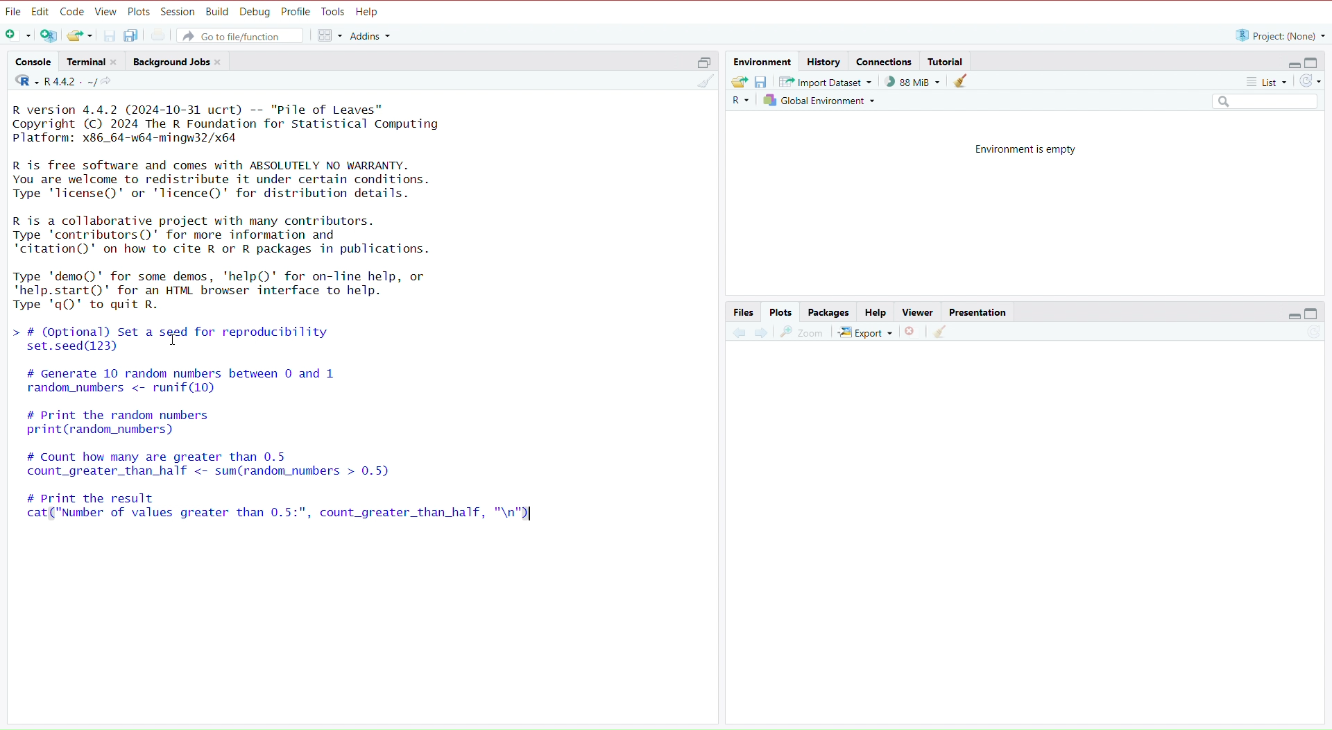 The image size is (1332, 730). Describe the element at coordinates (139, 11) in the screenshot. I see `Plots` at that location.